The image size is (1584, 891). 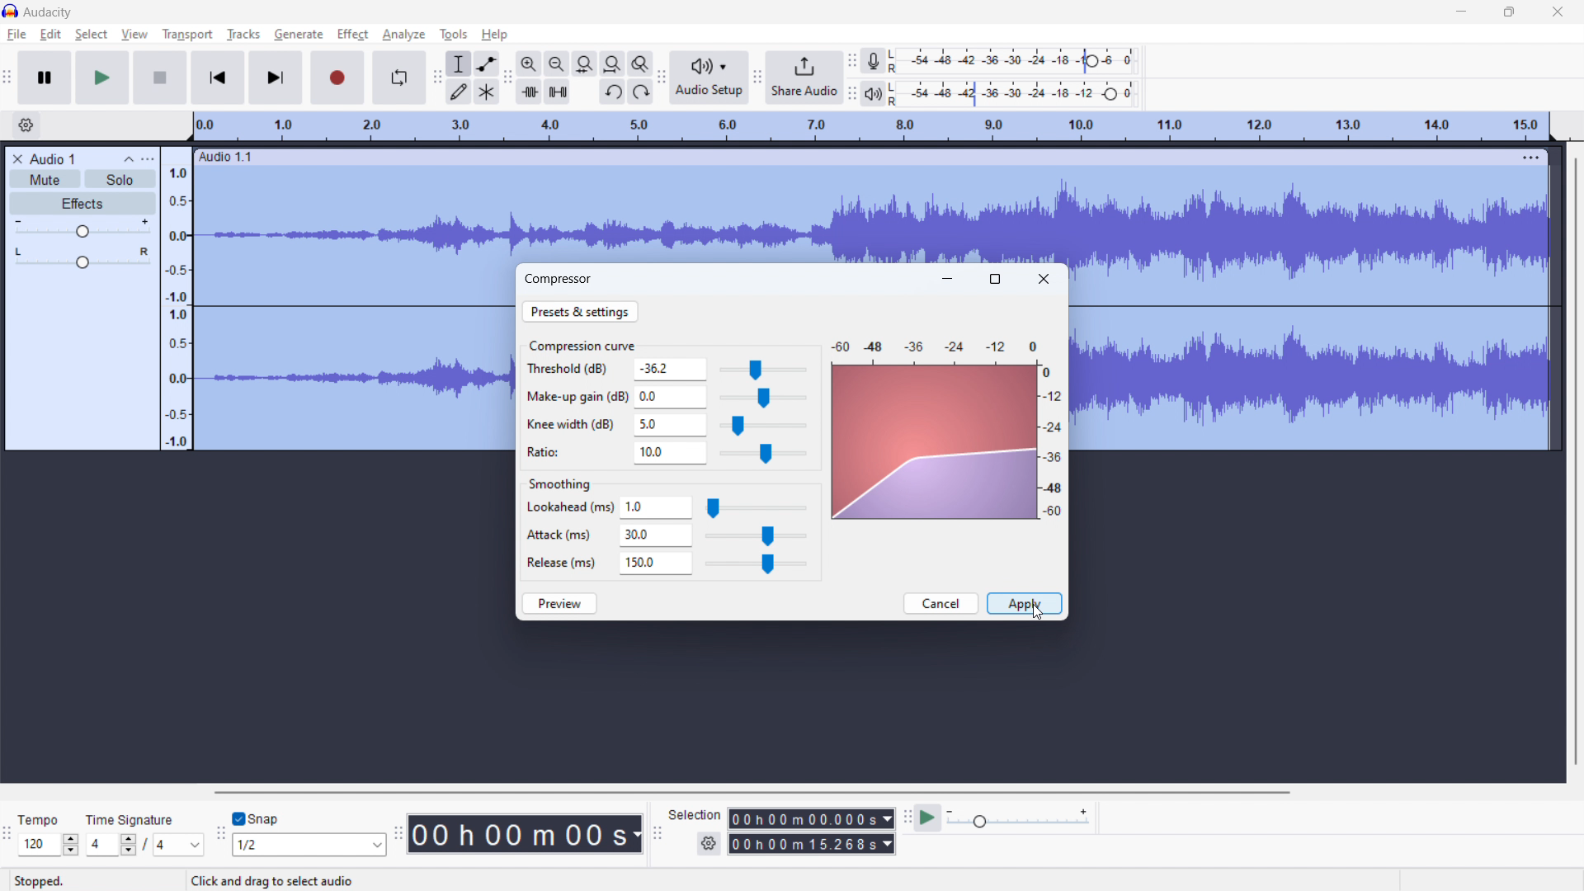 What do you see at coordinates (559, 278) in the screenshot?
I see `compressor` at bounding box center [559, 278].